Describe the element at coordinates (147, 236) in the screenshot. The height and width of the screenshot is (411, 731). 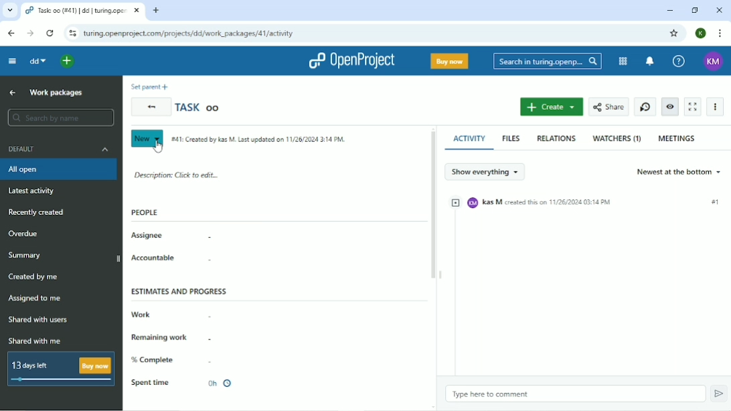
I see `Assignee` at that location.